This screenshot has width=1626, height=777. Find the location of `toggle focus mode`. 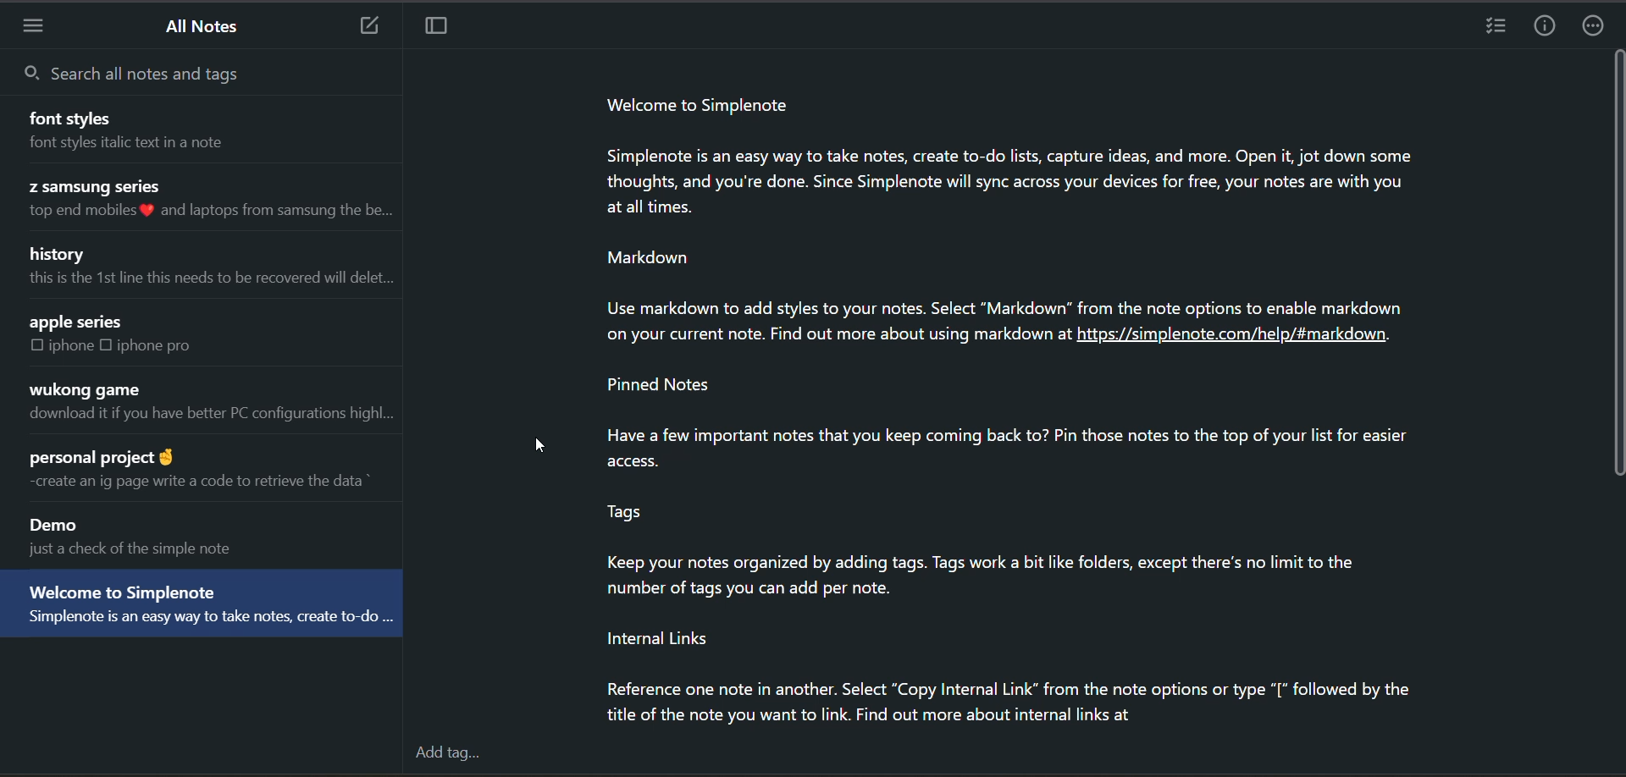

toggle focus mode is located at coordinates (436, 28).